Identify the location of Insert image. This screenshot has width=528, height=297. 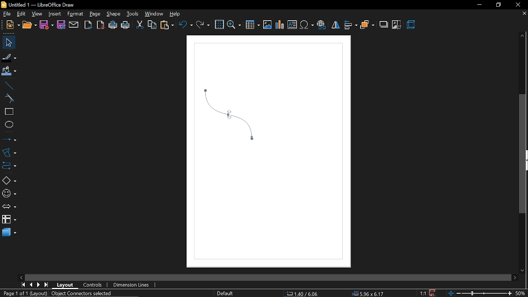
(268, 25).